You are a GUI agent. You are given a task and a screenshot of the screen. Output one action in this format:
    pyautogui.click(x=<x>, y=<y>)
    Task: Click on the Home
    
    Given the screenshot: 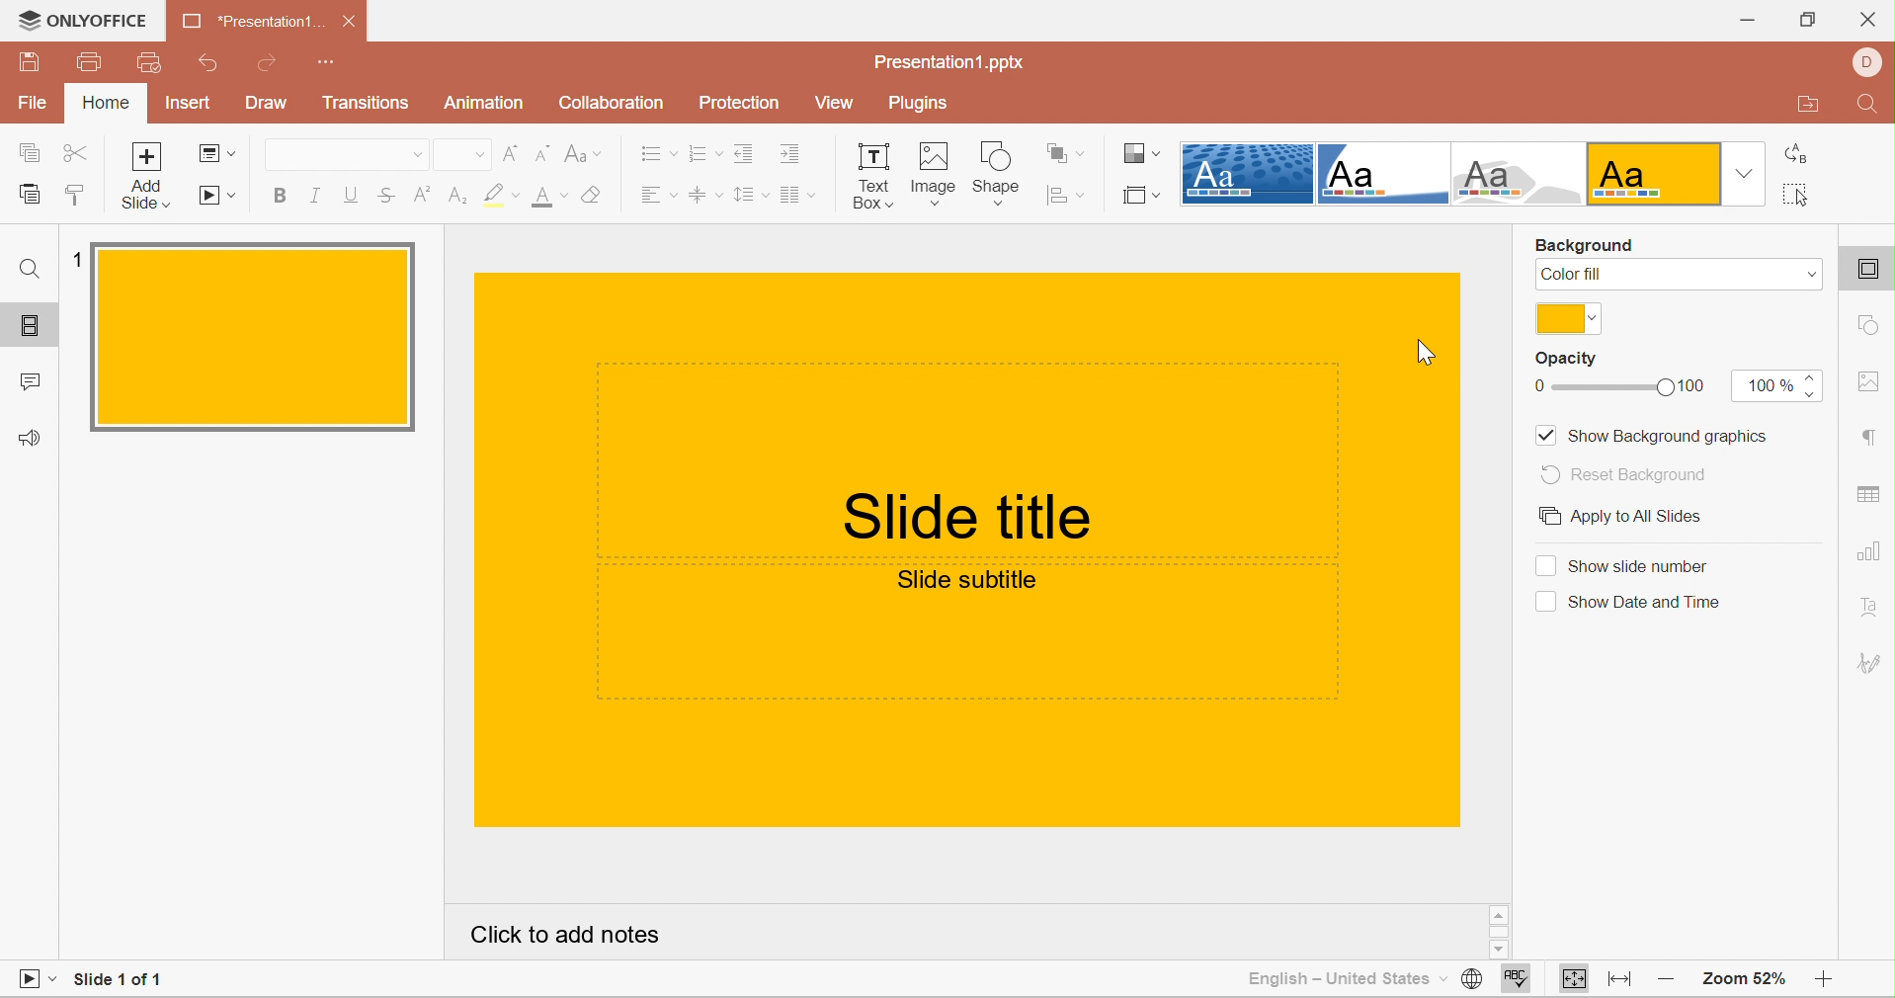 What is the action you would take?
    pyautogui.click(x=110, y=104)
    